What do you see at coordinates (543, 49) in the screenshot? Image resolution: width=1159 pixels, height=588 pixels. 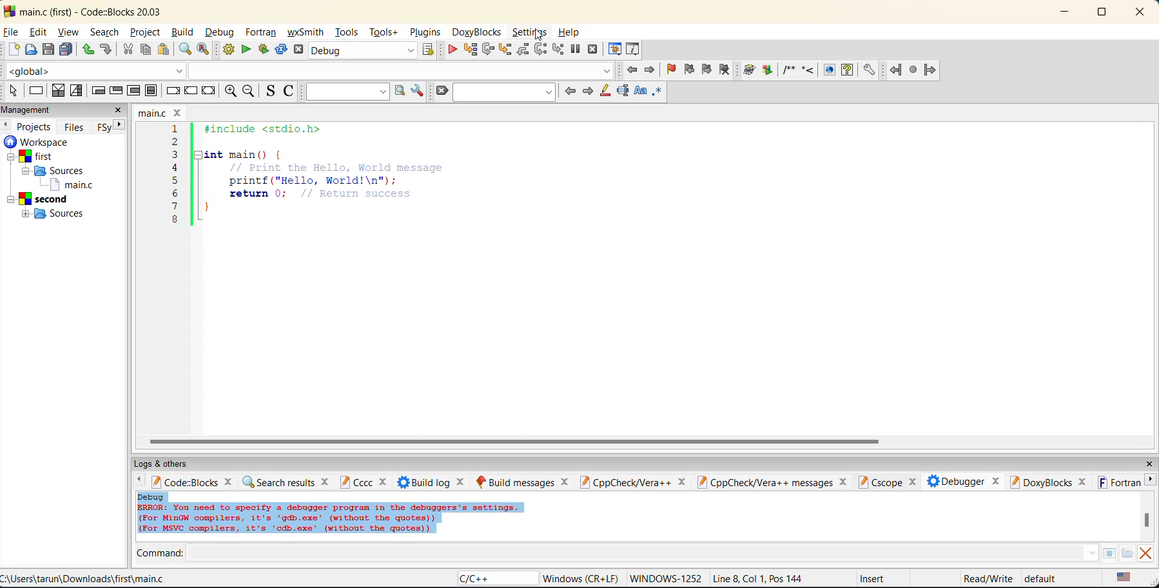 I see `next instruction` at bounding box center [543, 49].